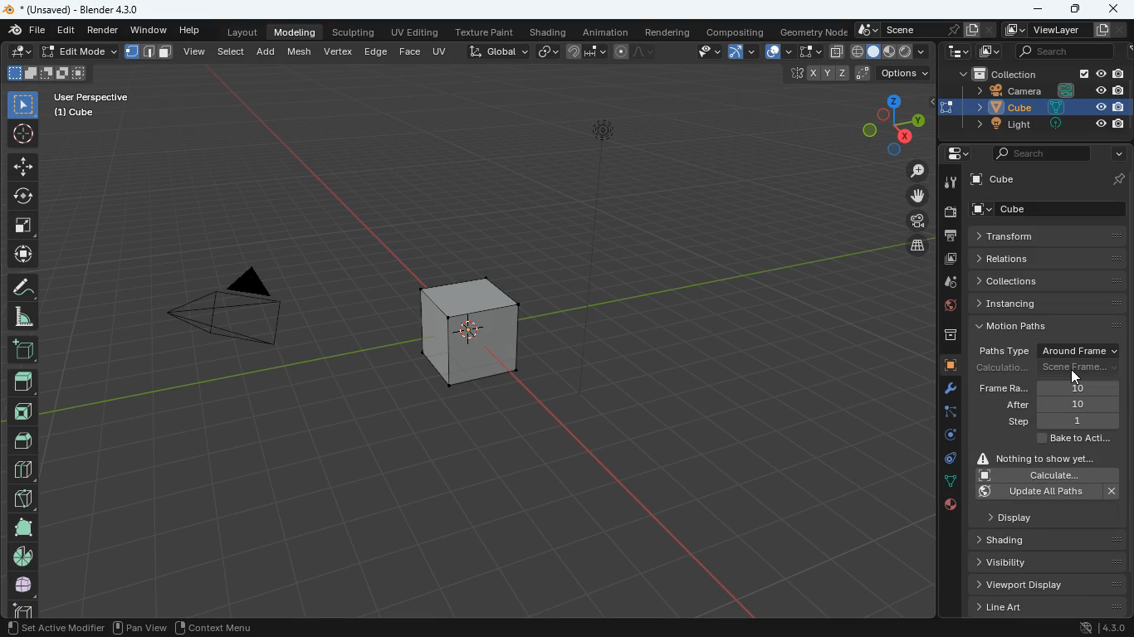  What do you see at coordinates (20, 609) in the screenshot?
I see `cuboid` at bounding box center [20, 609].